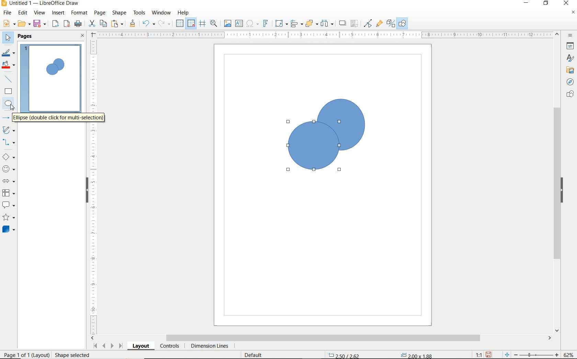  Describe the element at coordinates (26, 36) in the screenshot. I see `PAGES` at that location.